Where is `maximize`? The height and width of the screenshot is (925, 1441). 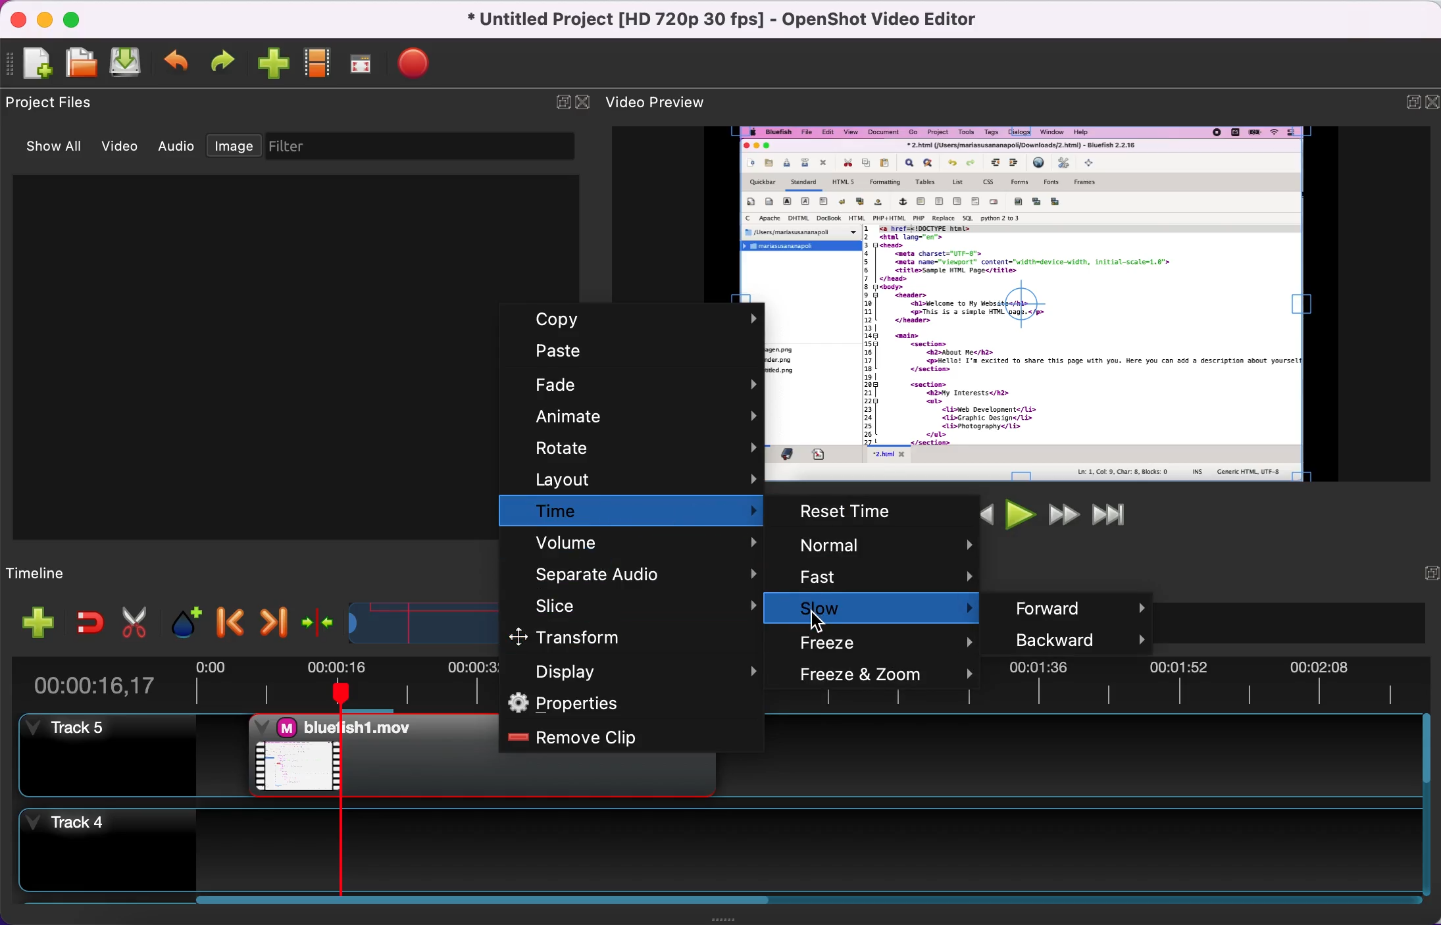 maximize is located at coordinates (79, 18).